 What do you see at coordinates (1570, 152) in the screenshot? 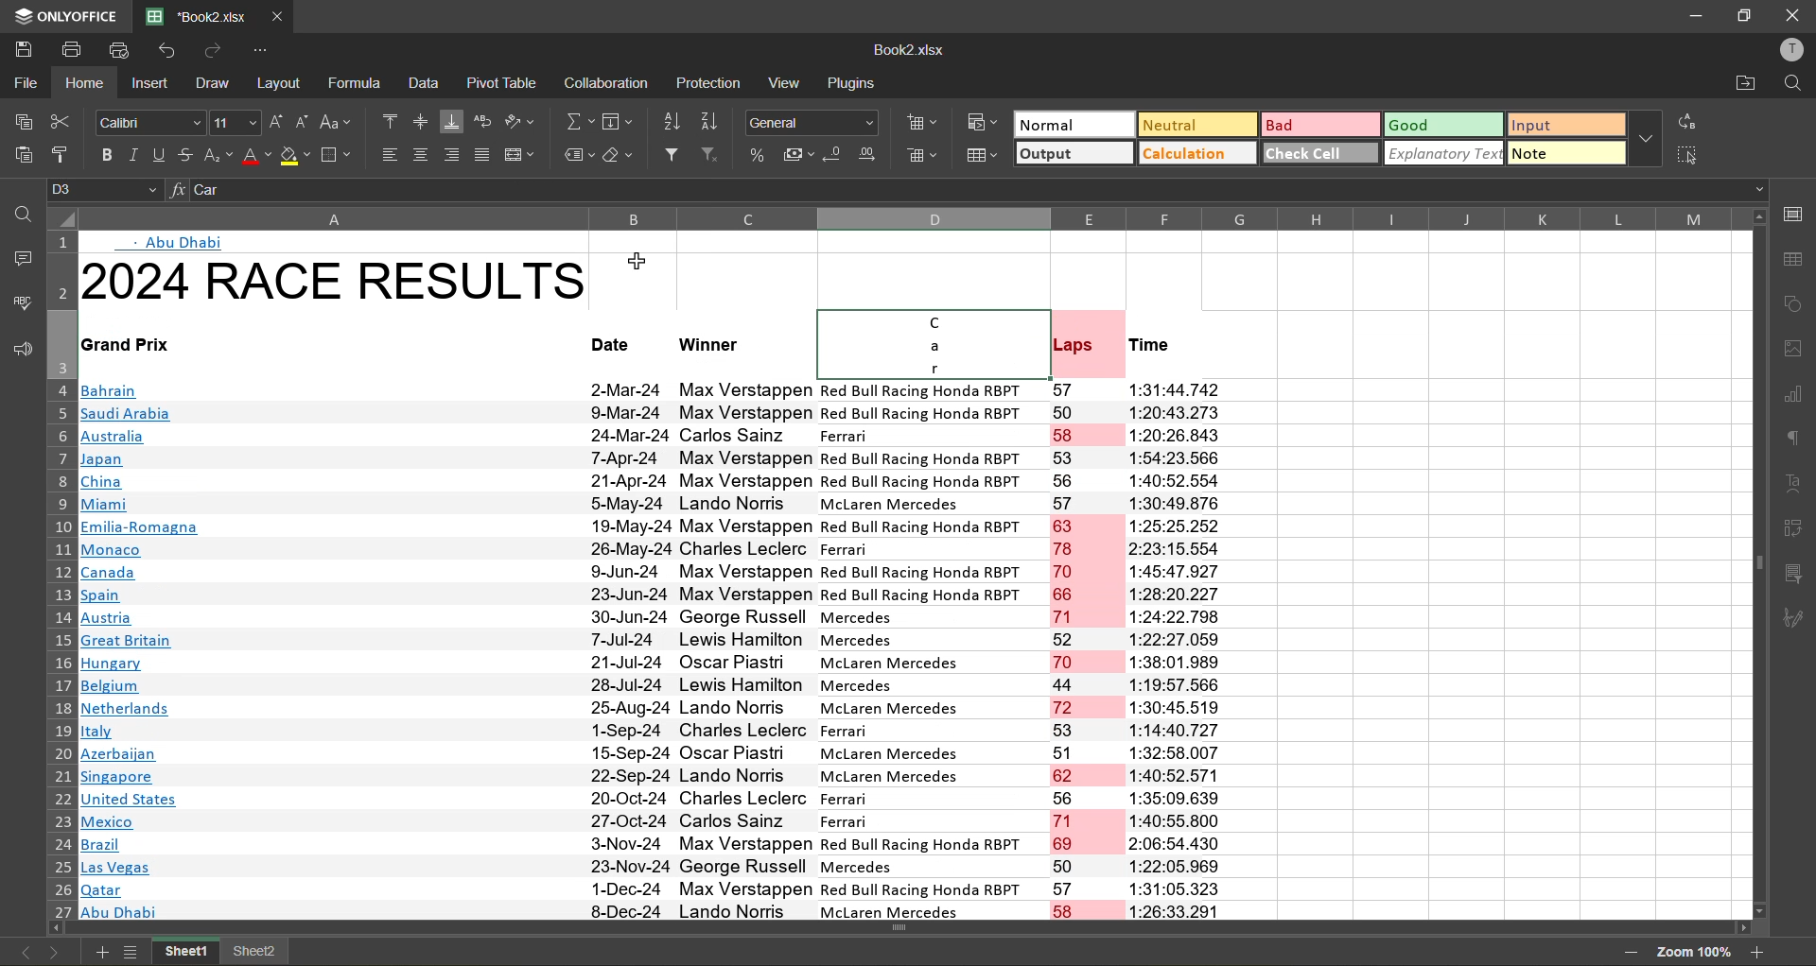
I see `note` at bounding box center [1570, 152].